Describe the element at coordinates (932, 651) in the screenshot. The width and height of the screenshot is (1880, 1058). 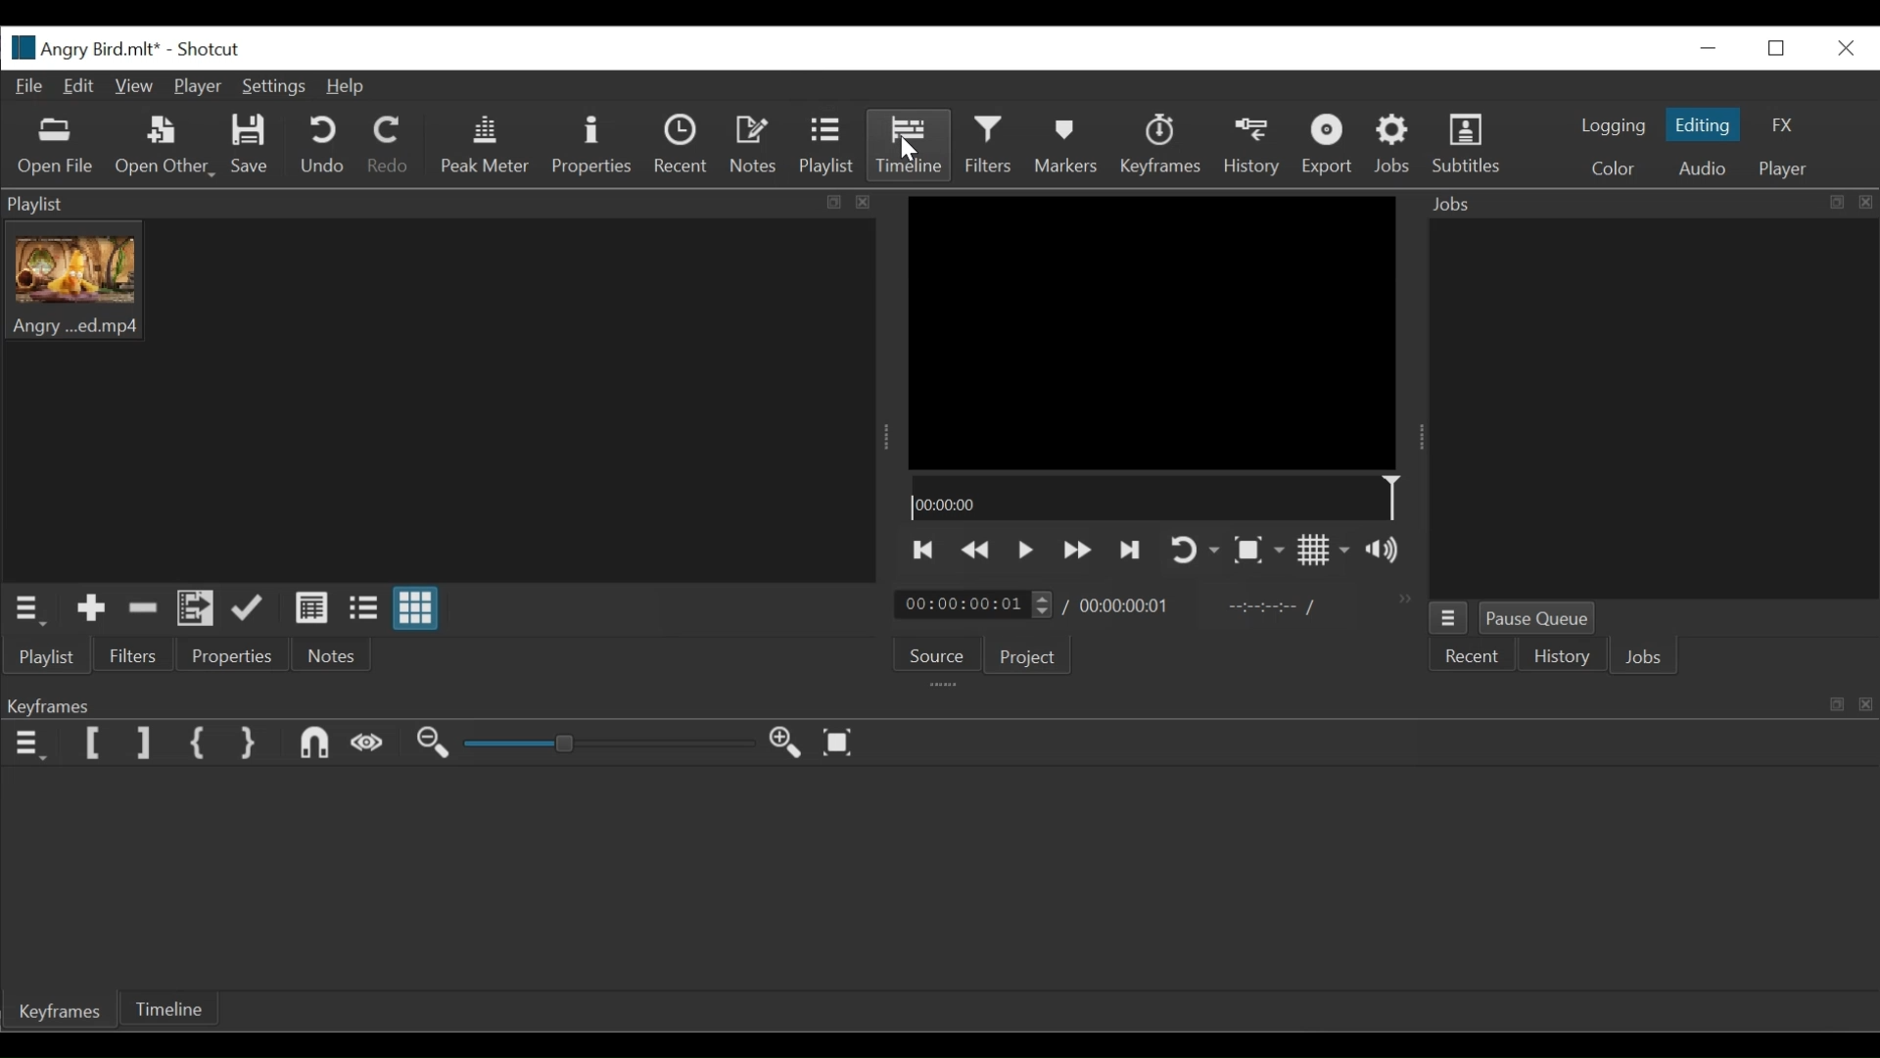
I see `Source` at that location.